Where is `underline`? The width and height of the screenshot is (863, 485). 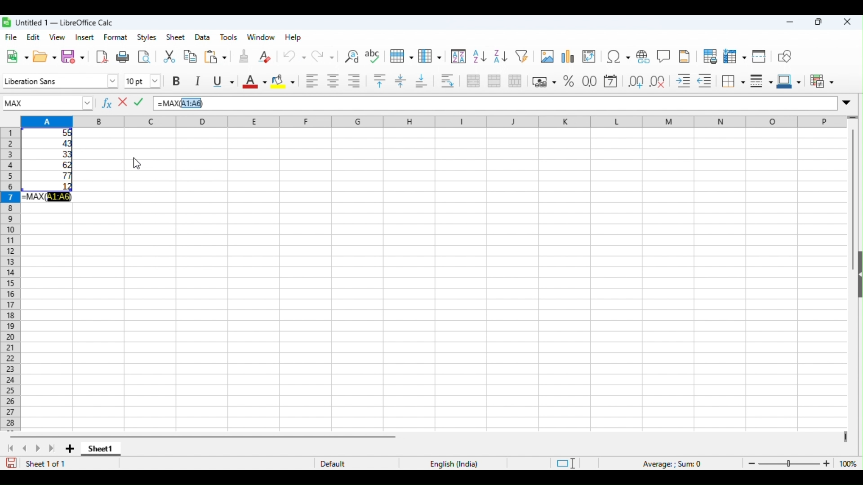 underline is located at coordinates (225, 81).